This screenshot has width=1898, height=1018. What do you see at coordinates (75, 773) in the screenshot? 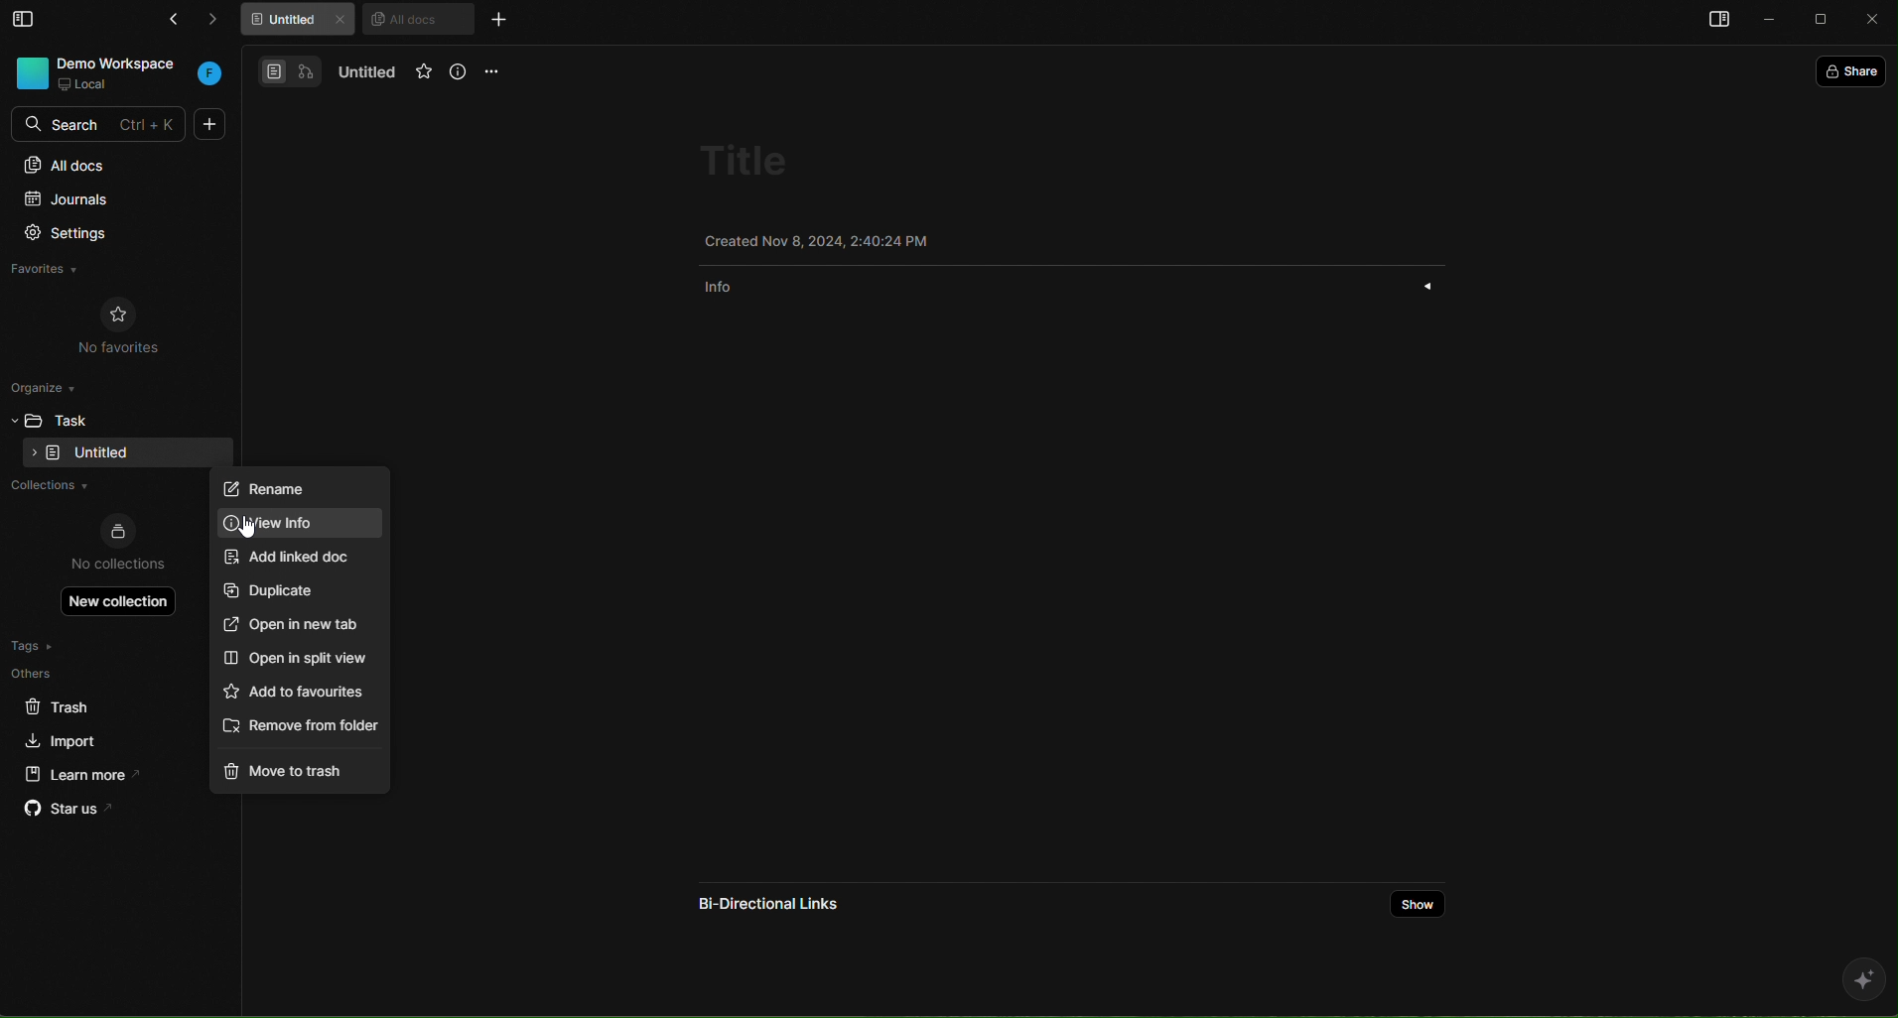
I see `learn more ` at bounding box center [75, 773].